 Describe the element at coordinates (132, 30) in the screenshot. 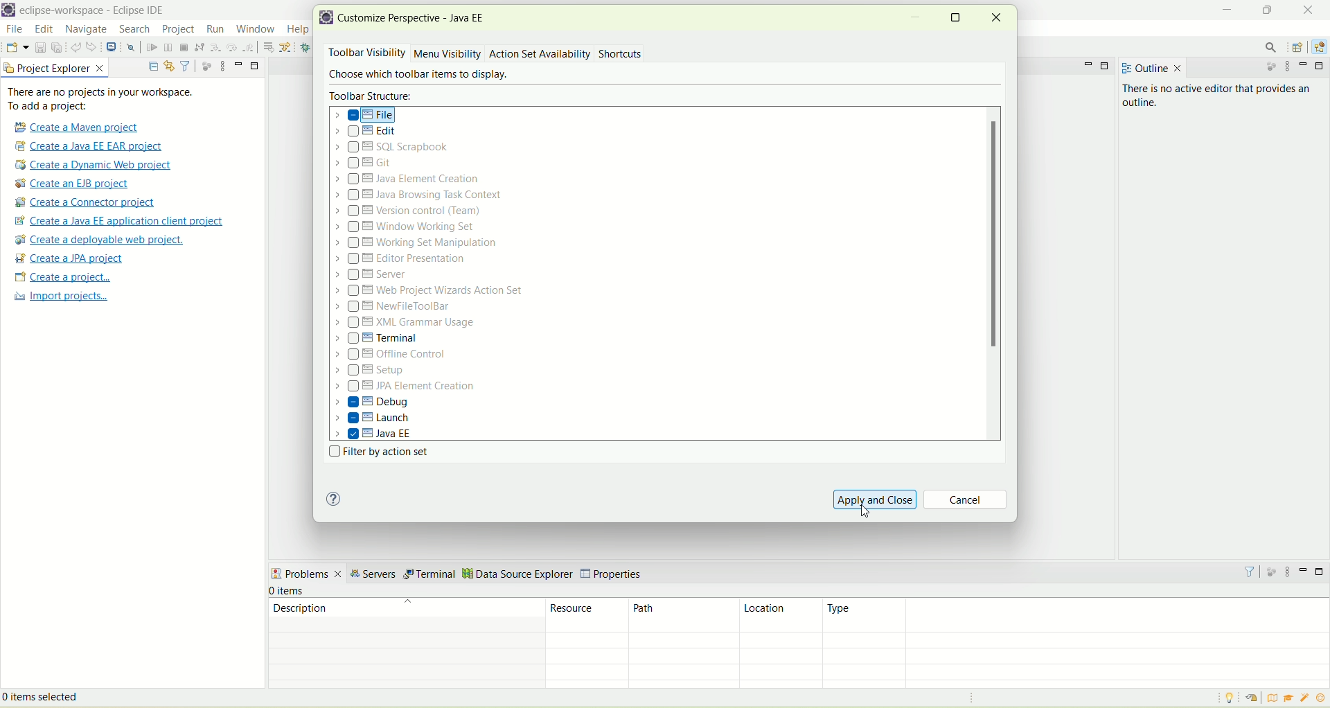

I see `search` at that location.